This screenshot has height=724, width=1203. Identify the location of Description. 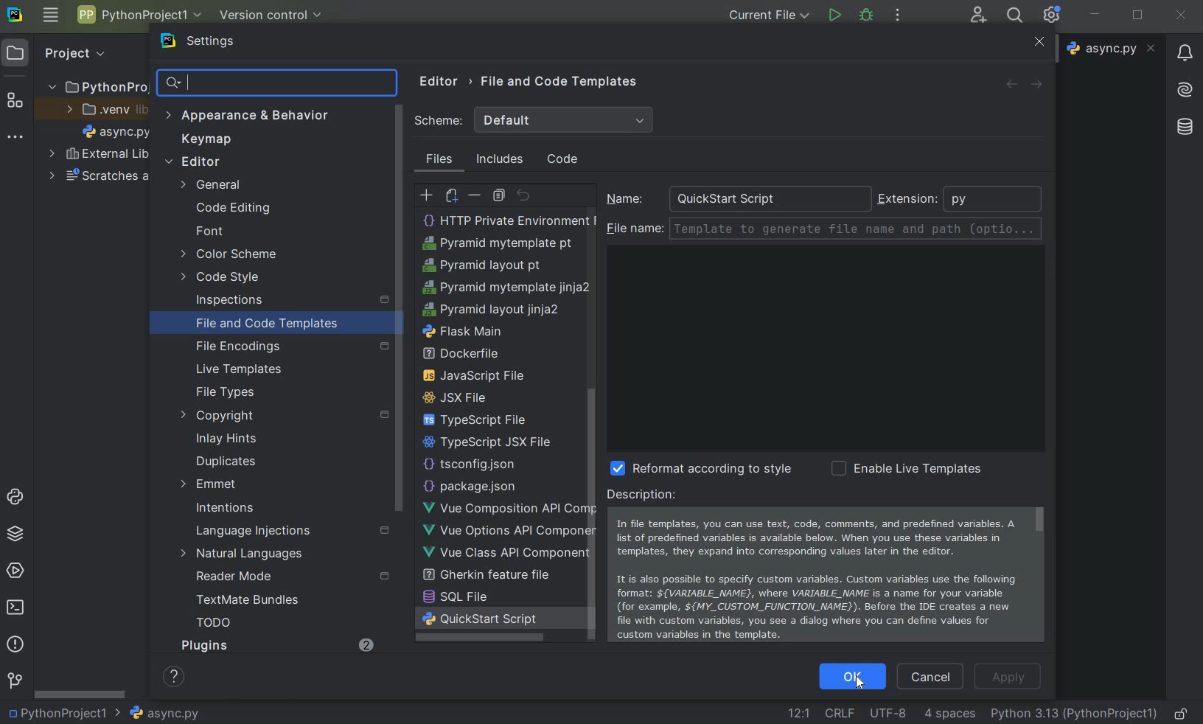
(822, 567).